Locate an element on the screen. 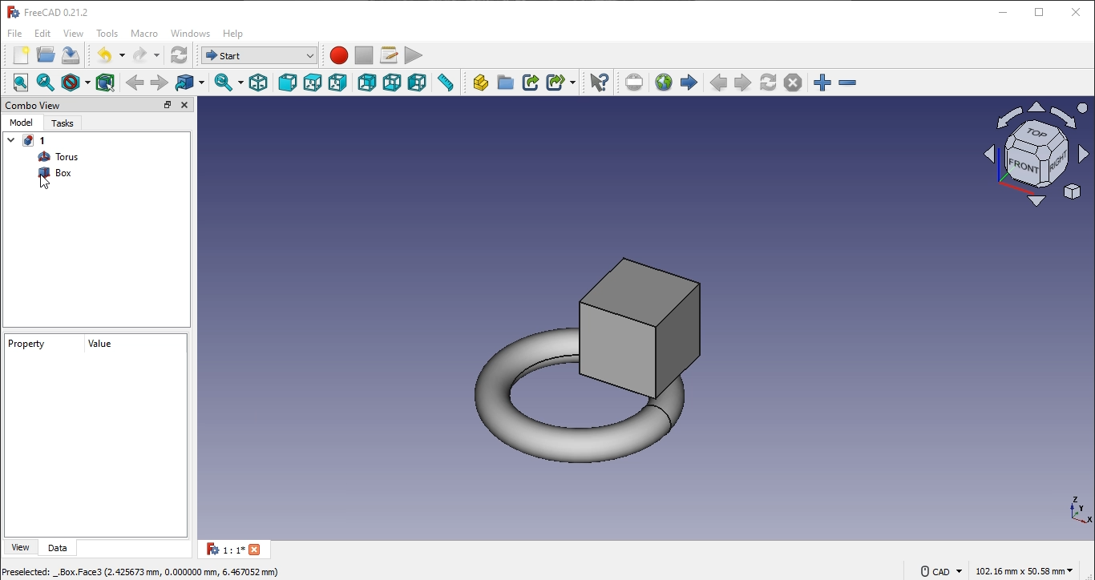 This screenshot has width=1095, height=580. measure distance is located at coordinates (446, 83).